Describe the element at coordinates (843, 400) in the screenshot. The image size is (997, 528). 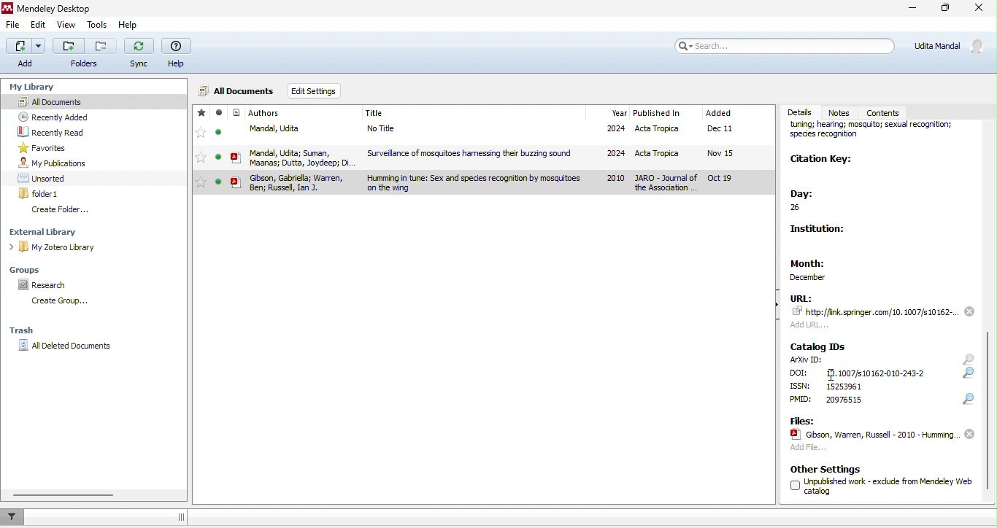
I see `text` at that location.